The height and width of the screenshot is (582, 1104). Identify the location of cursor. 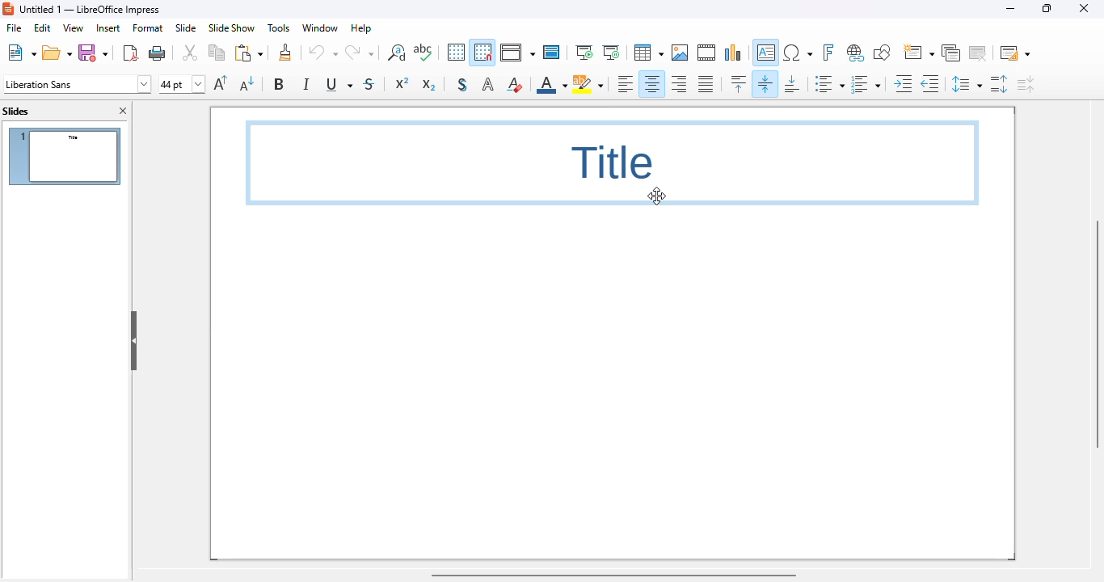
(657, 195).